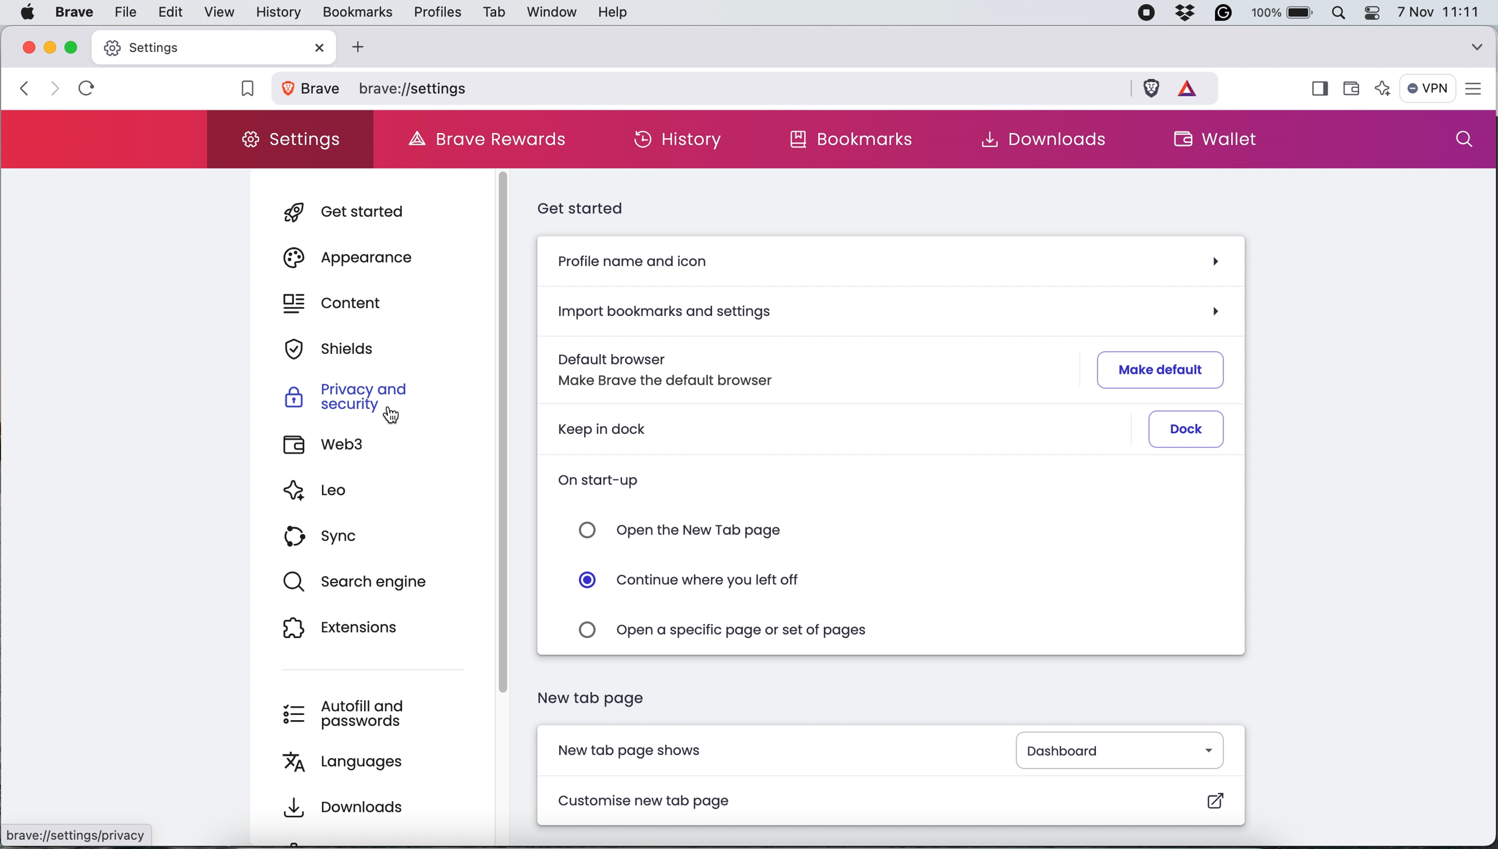  I want to click on keep in dock, so click(605, 430).